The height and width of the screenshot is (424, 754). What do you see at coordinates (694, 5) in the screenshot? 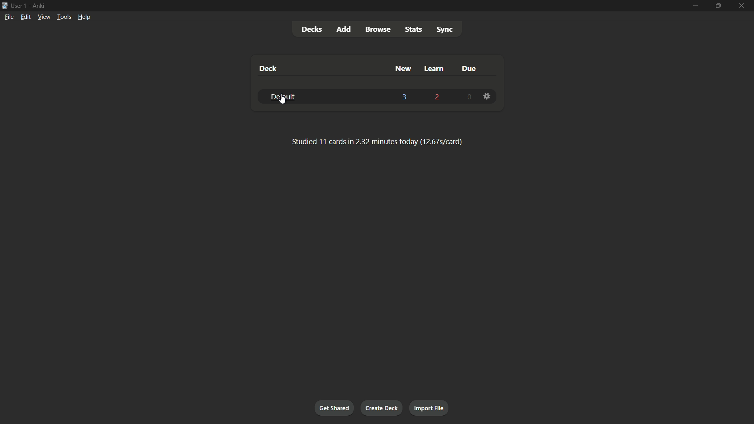
I see `minimize` at bounding box center [694, 5].